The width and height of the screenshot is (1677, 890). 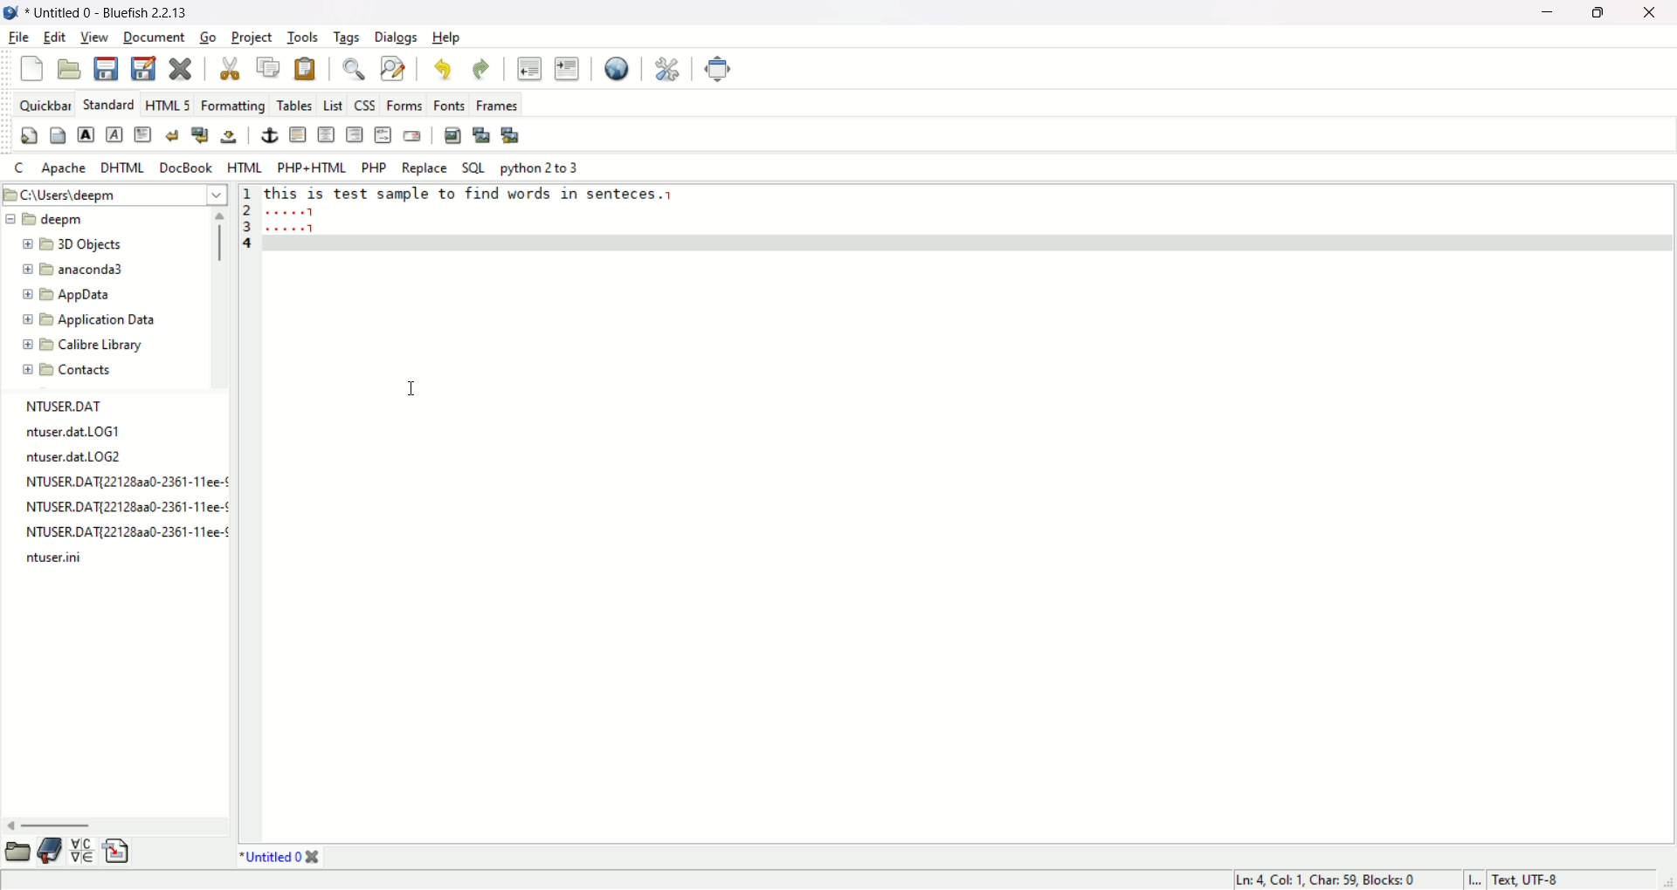 What do you see at coordinates (442, 68) in the screenshot?
I see `undo` at bounding box center [442, 68].